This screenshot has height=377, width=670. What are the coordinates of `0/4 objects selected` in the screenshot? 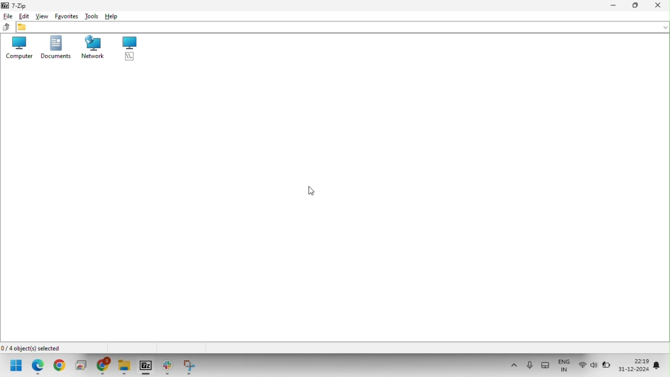 It's located at (32, 347).